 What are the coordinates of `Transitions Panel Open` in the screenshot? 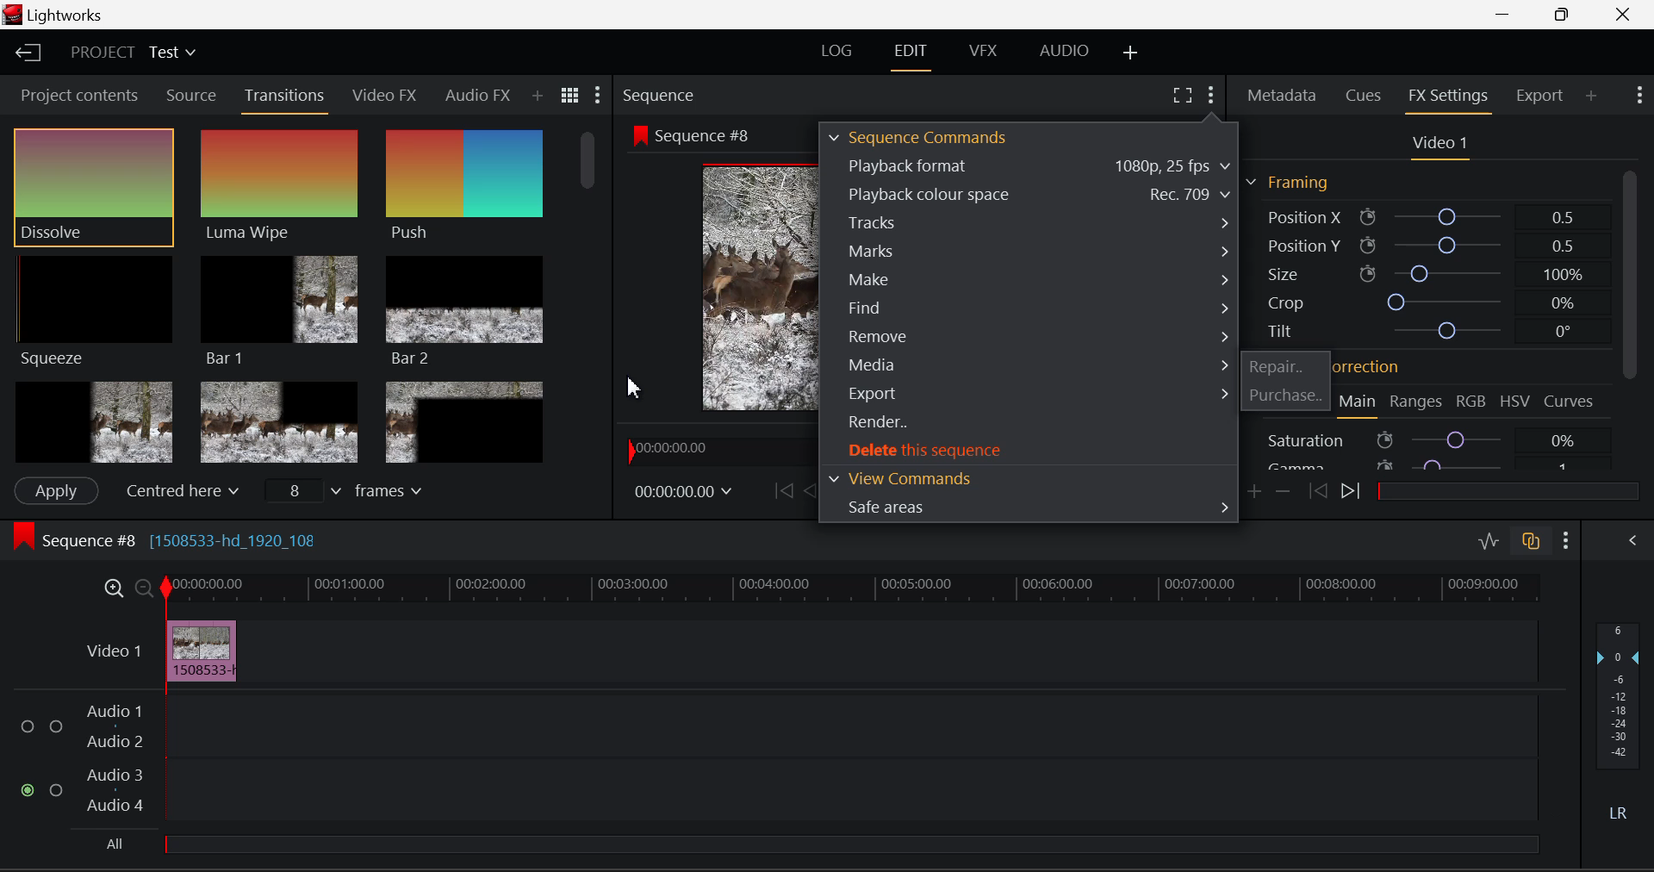 It's located at (288, 97).